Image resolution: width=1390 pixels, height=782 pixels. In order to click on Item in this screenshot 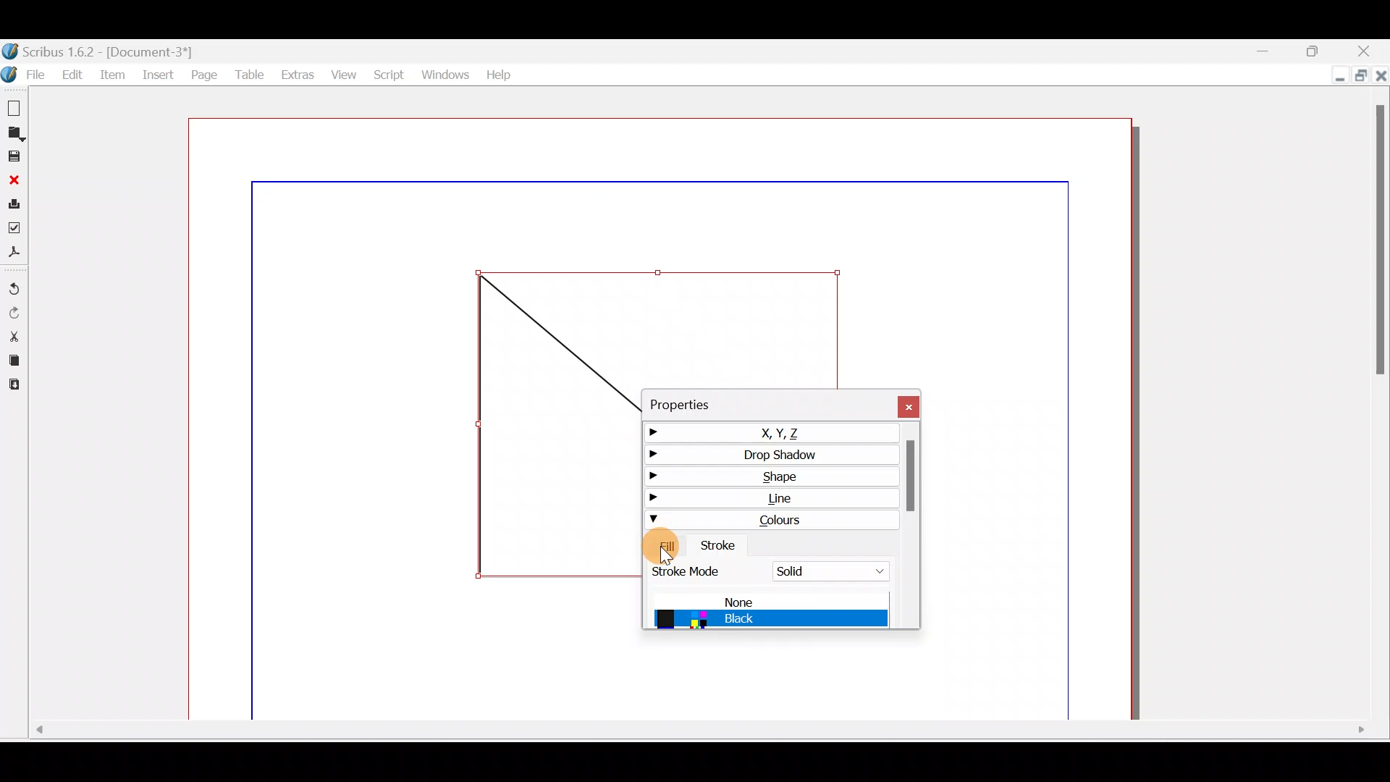, I will do `click(112, 77)`.